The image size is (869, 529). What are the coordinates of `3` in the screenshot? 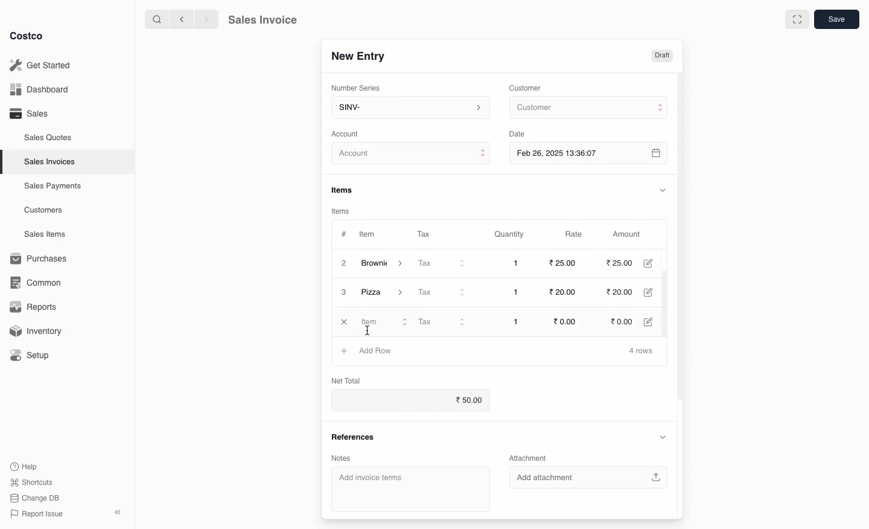 It's located at (345, 293).